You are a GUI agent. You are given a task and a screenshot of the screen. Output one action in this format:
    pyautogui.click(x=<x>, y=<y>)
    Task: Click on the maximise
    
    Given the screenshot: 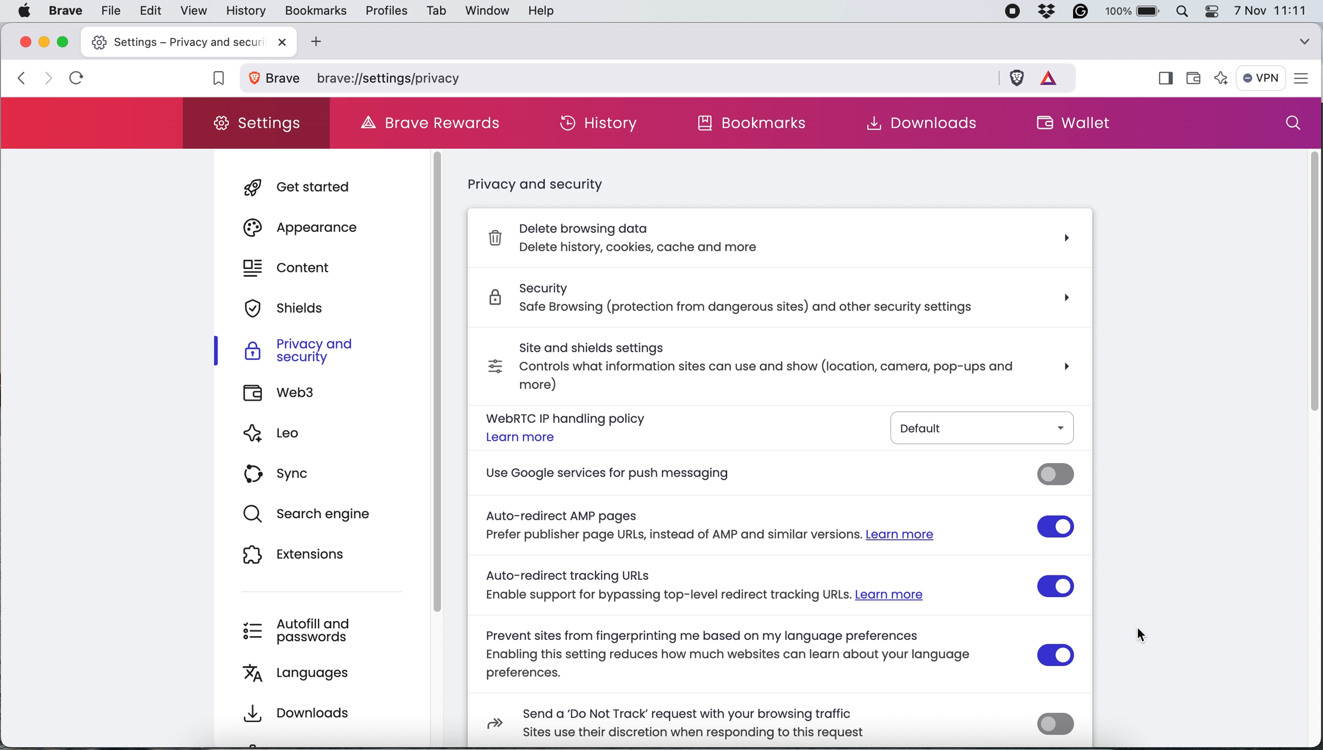 What is the action you would take?
    pyautogui.click(x=65, y=41)
    